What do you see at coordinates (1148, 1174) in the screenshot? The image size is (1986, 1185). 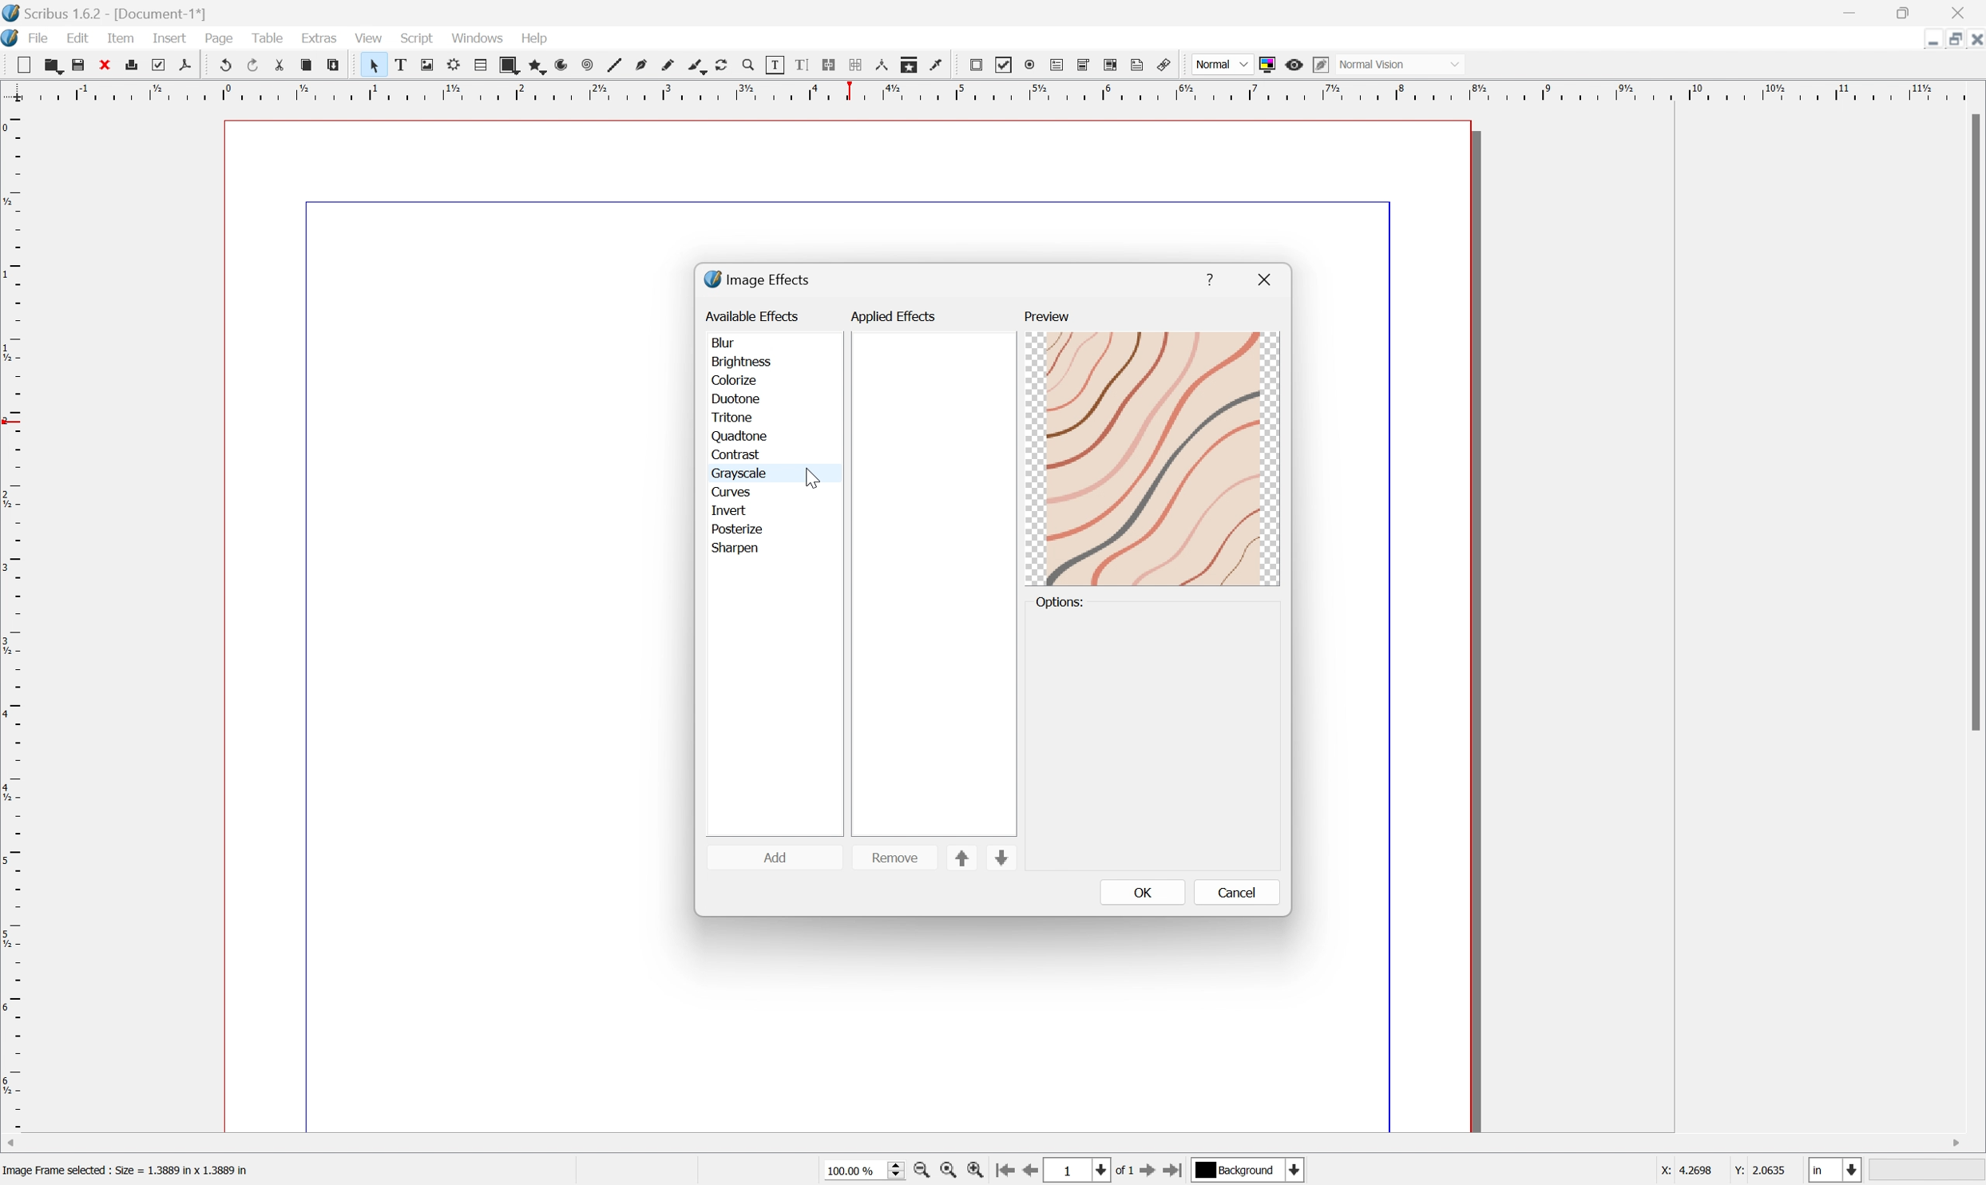 I see `Go to the next page` at bounding box center [1148, 1174].